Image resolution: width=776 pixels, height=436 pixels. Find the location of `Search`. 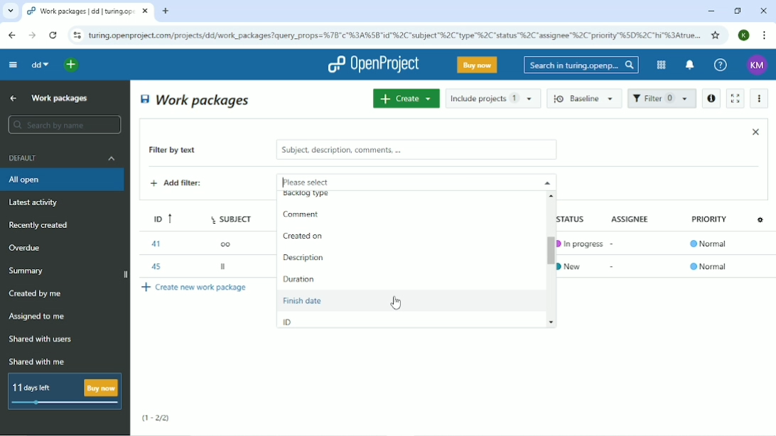

Search is located at coordinates (581, 65).